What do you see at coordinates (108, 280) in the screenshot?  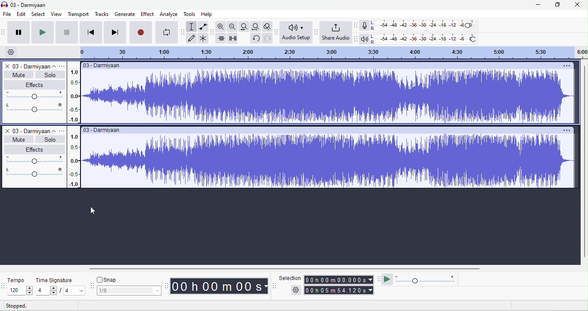 I see `snap` at bounding box center [108, 280].